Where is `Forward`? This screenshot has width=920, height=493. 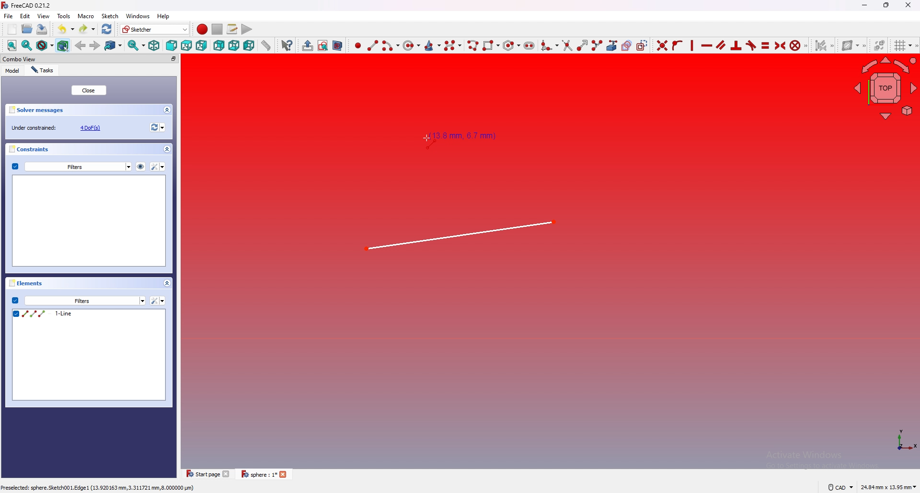
Forward is located at coordinates (95, 45).